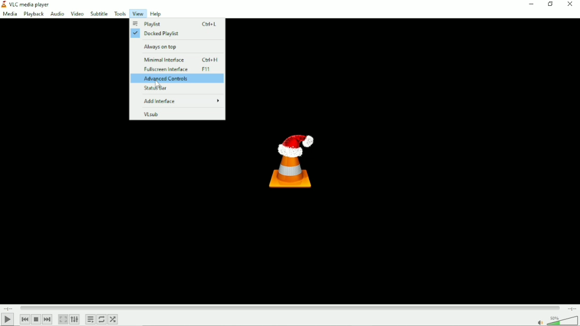 The width and height of the screenshot is (580, 326). Describe the element at coordinates (57, 14) in the screenshot. I see `Audio` at that location.